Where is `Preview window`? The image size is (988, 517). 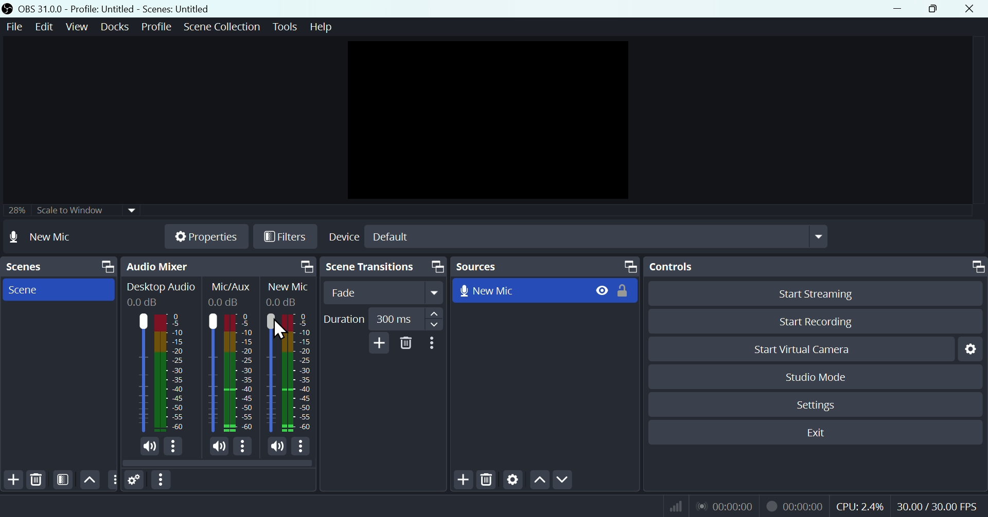
Preview window is located at coordinates (491, 120).